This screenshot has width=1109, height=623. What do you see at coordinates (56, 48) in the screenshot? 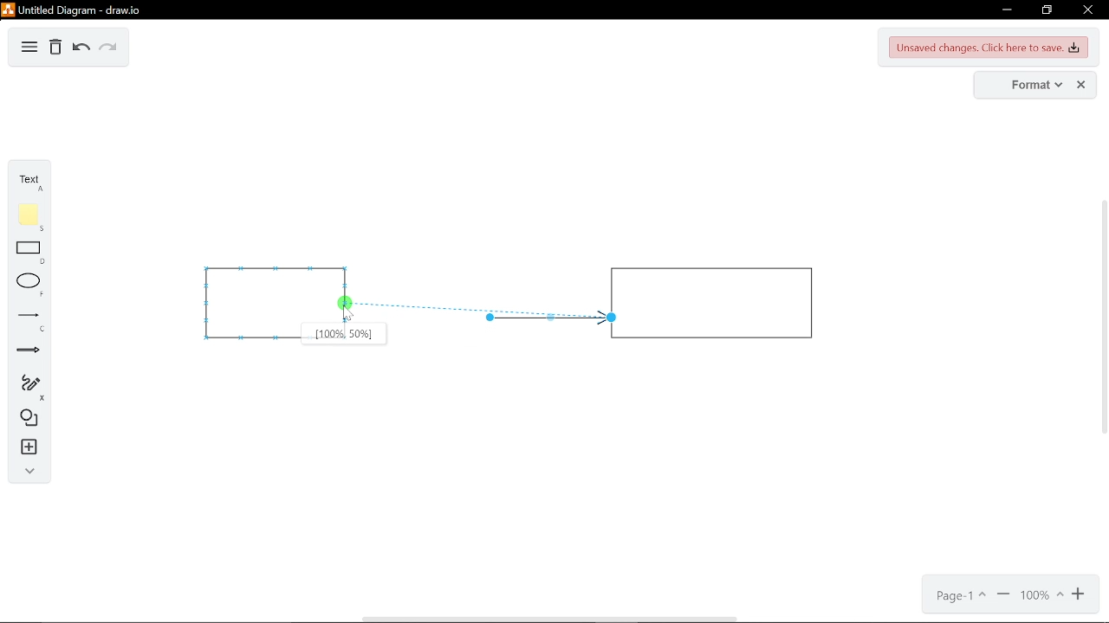
I see `Delete` at bounding box center [56, 48].